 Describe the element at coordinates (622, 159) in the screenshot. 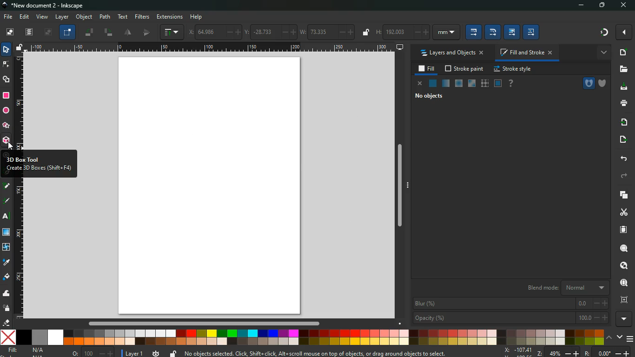

I see `back` at that location.